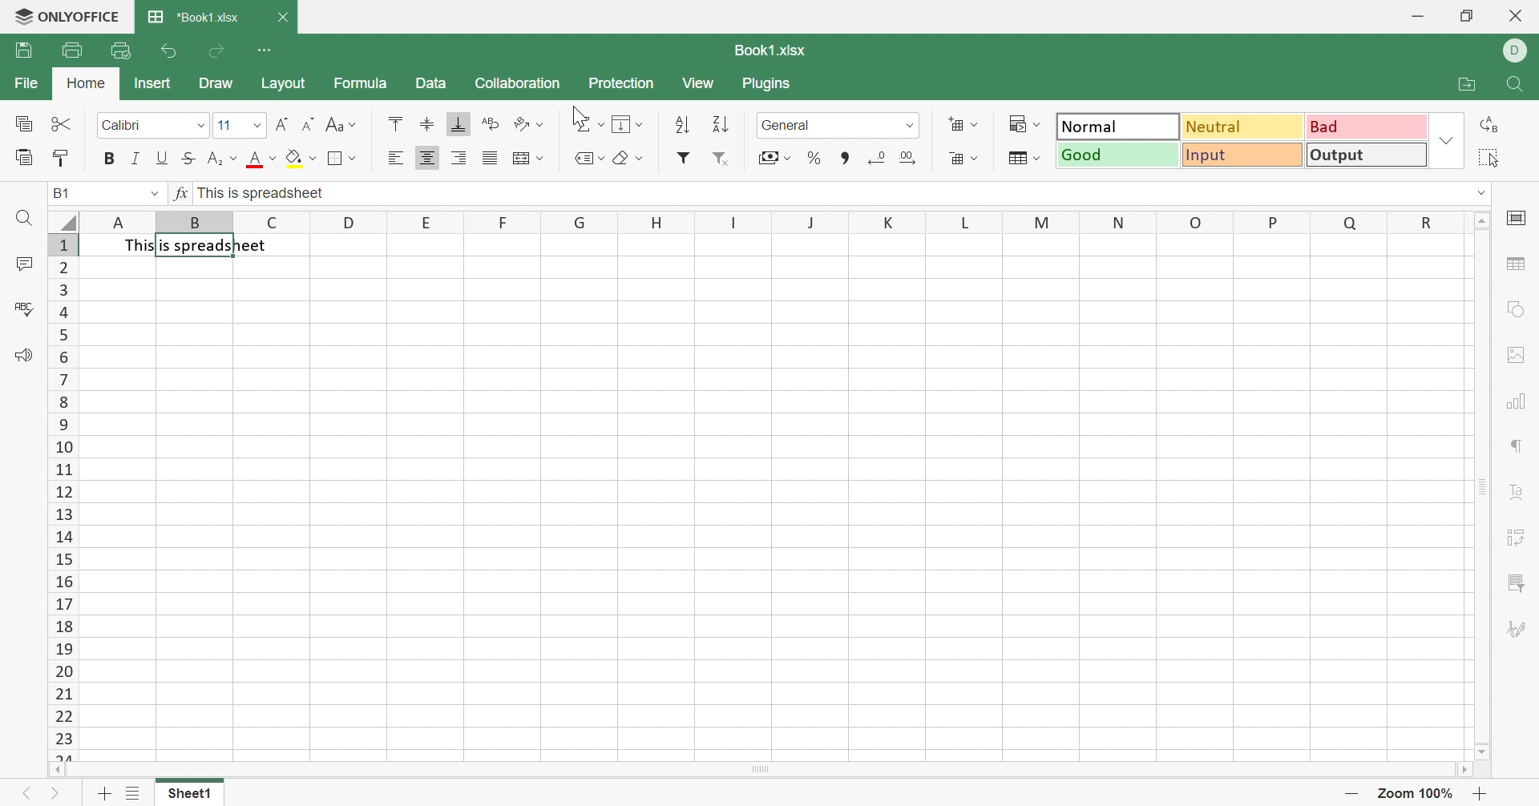 The width and height of the screenshot is (1539, 806). I want to click on Align Bottom, so click(456, 123).